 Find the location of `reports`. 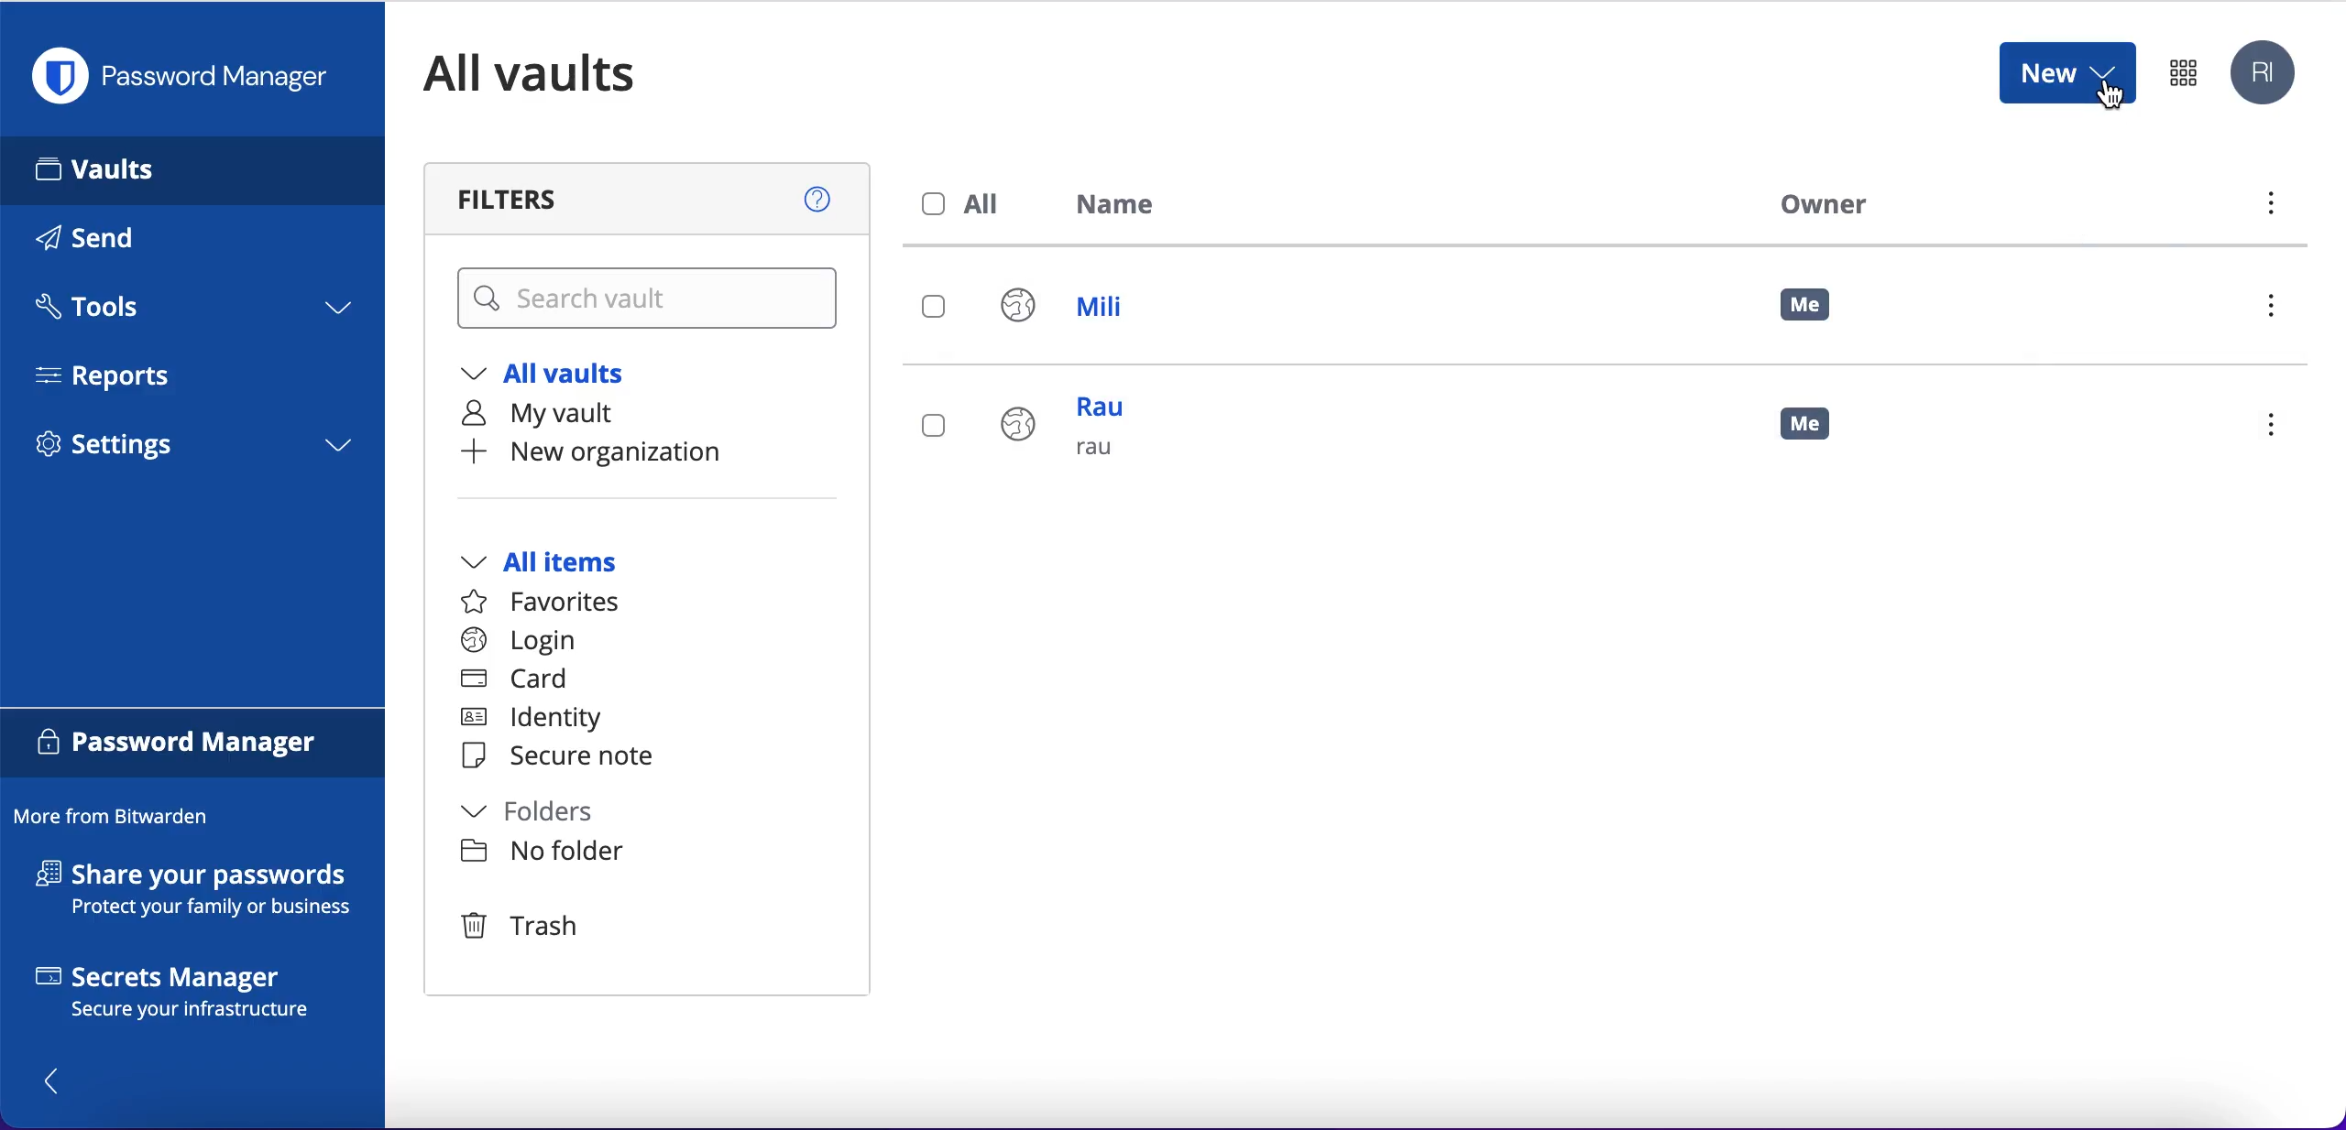

reports is located at coordinates (117, 375).